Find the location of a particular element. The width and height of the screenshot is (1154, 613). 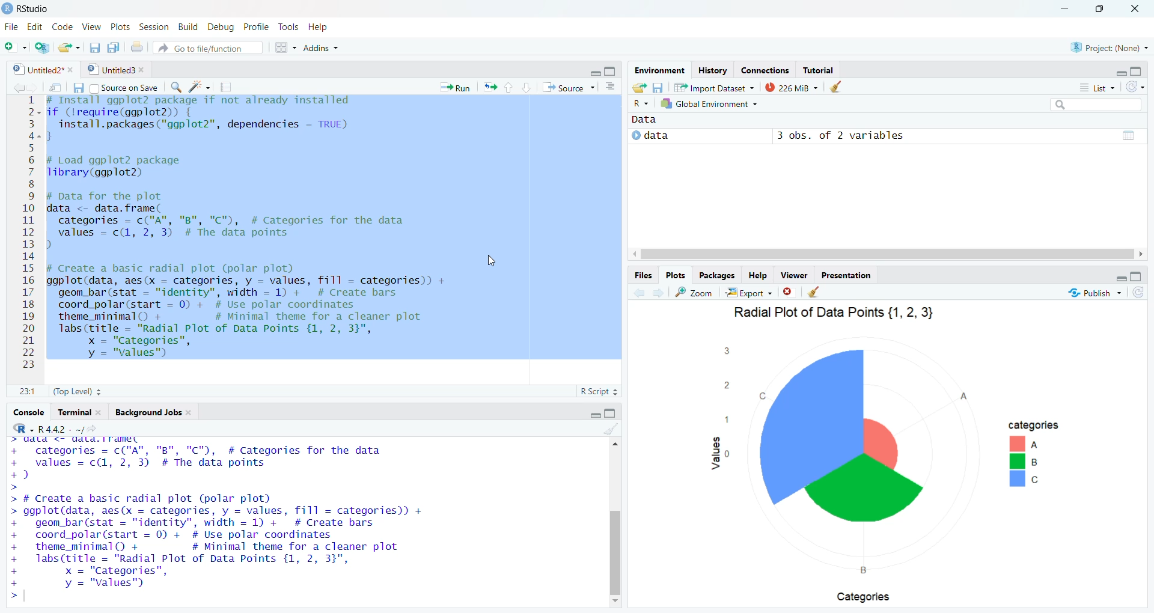

move back is located at coordinates (17, 87).